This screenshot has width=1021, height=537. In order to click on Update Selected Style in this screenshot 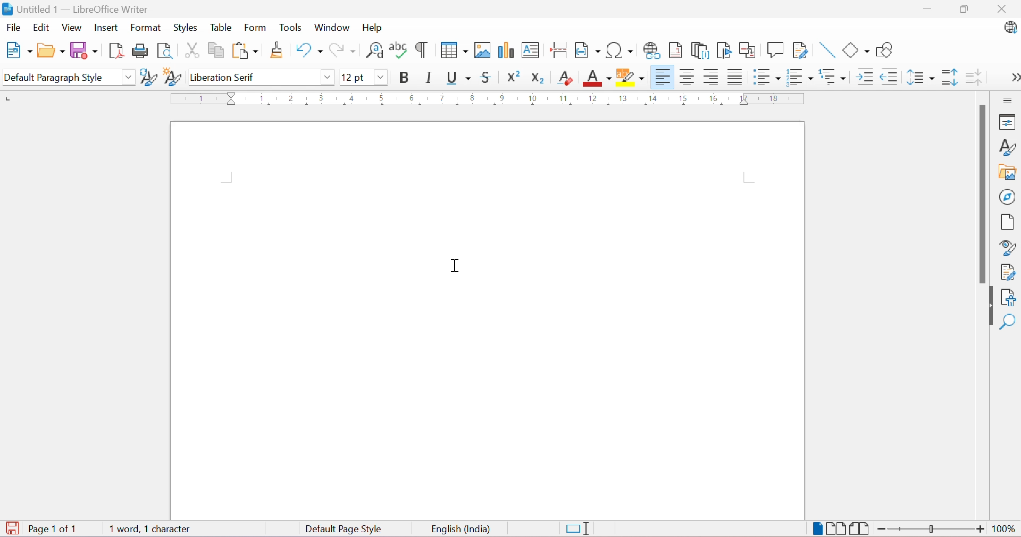, I will do `click(146, 79)`.